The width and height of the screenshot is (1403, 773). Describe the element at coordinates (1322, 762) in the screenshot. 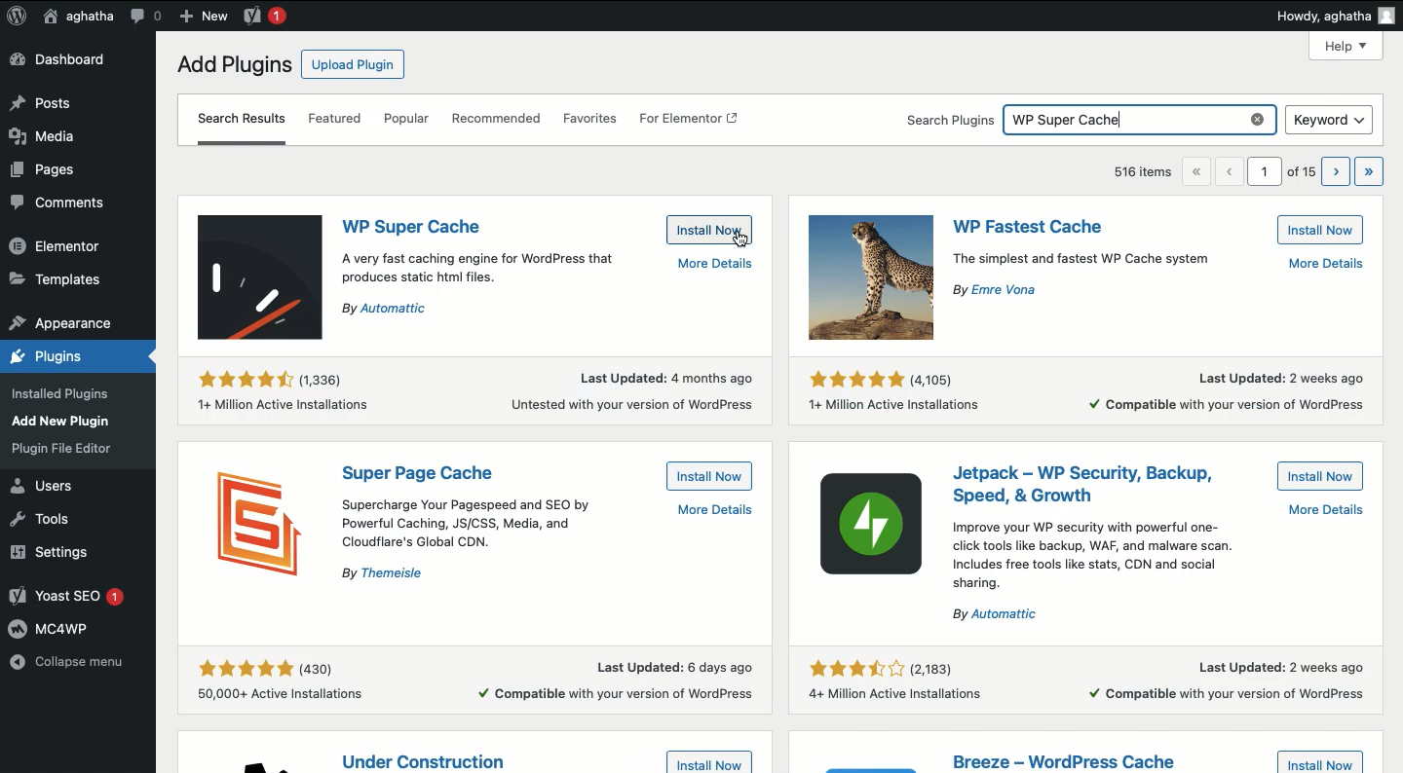

I see `Install now` at that location.